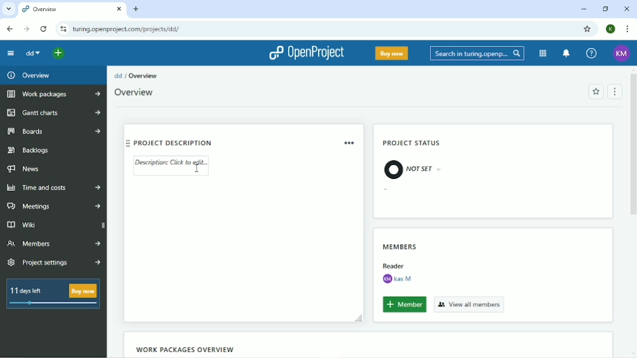 The width and height of the screenshot is (637, 358). What do you see at coordinates (10, 29) in the screenshot?
I see `Back` at bounding box center [10, 29].